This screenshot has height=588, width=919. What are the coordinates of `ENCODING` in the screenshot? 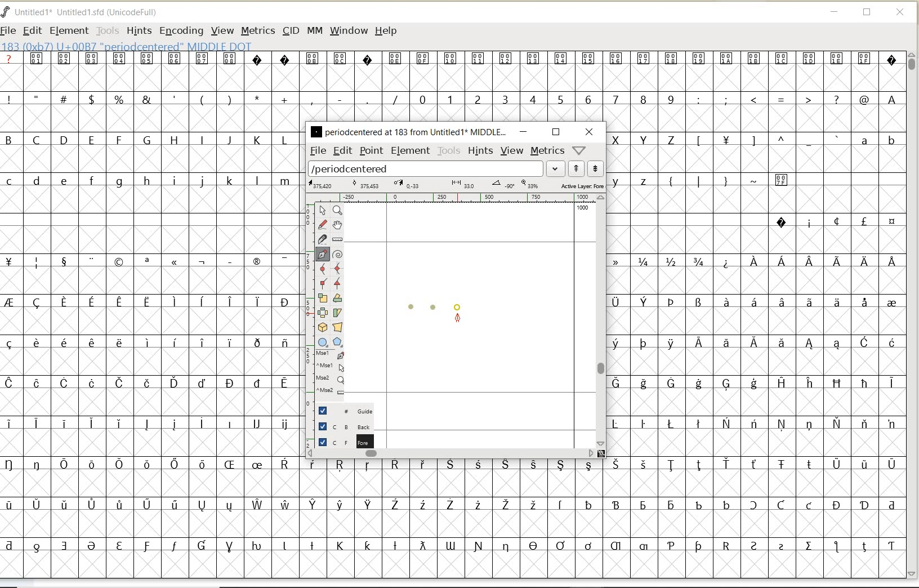 It's located at (181, 32).